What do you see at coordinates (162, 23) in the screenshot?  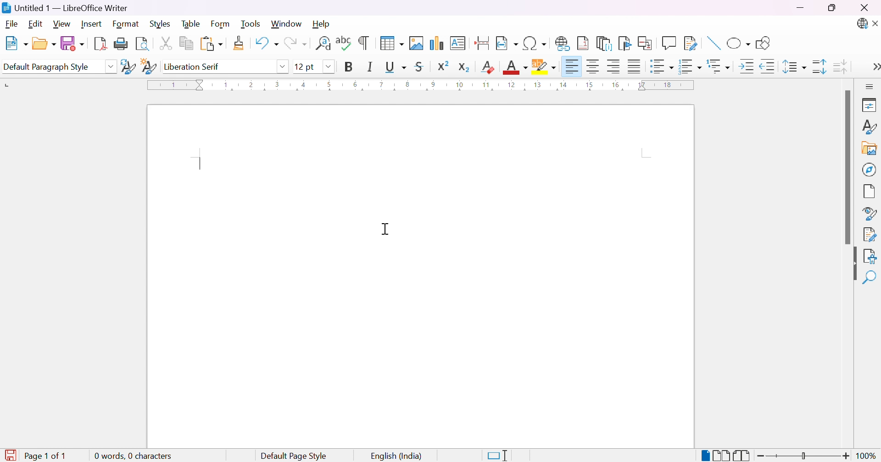 I see `Styles` at bounding box center [162, 23].